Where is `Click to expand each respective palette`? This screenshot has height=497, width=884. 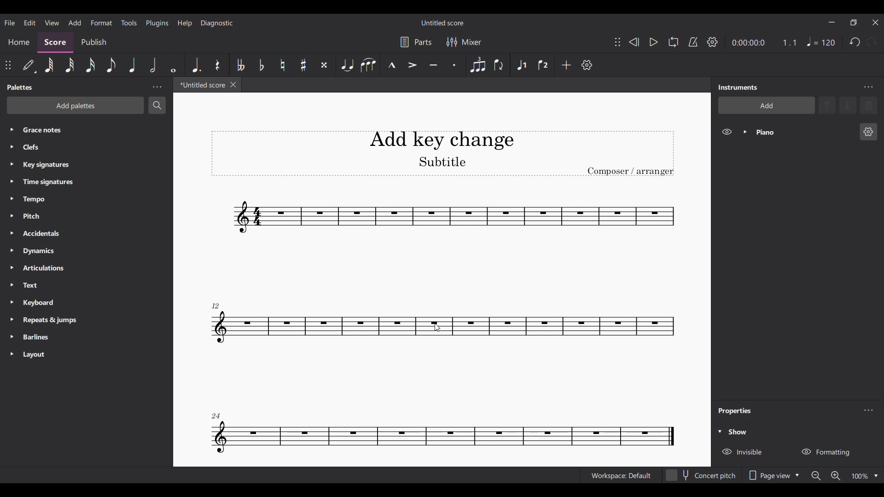
Click to expand each respective palette is located at coordinates (11, 241).